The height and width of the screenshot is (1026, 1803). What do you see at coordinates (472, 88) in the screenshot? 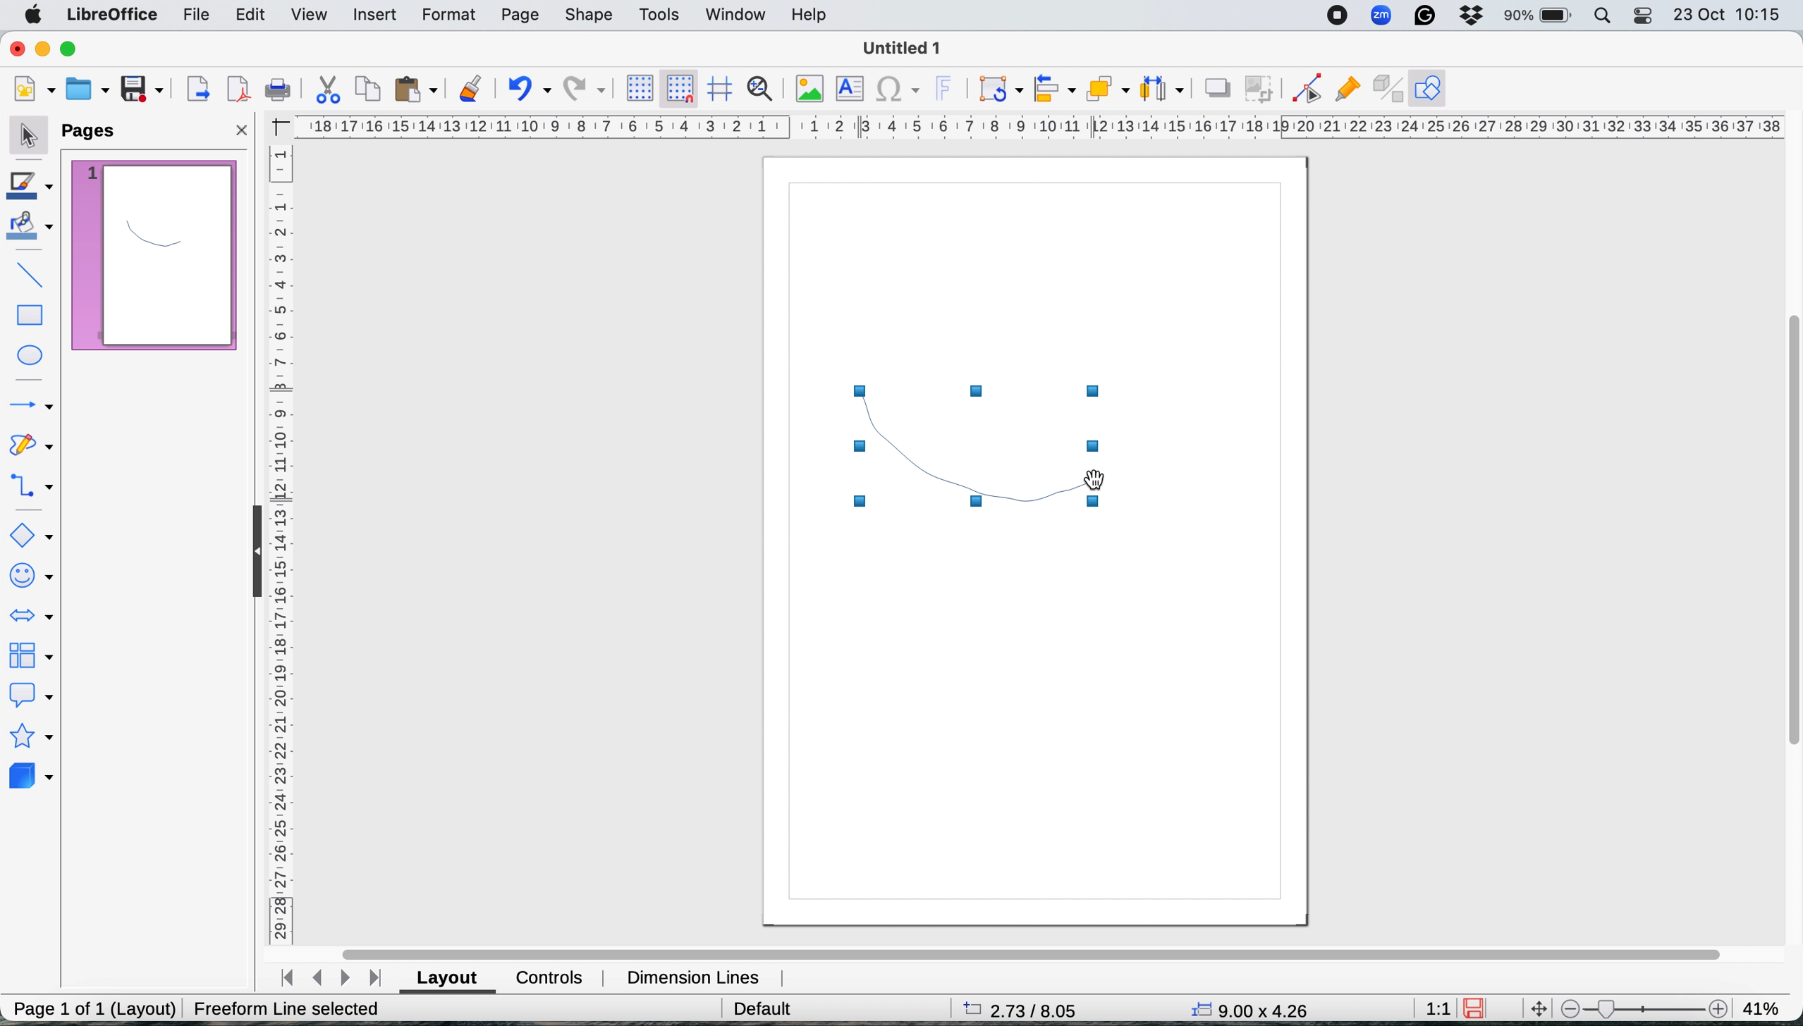
I see `clone formatting` at bounding box center [472, 88].